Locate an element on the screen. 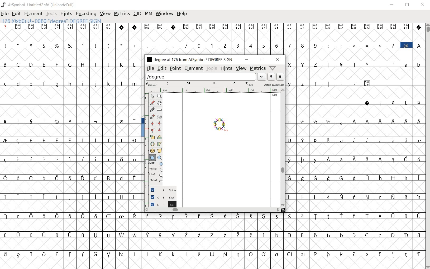  point is located at coordinates (175, 68).